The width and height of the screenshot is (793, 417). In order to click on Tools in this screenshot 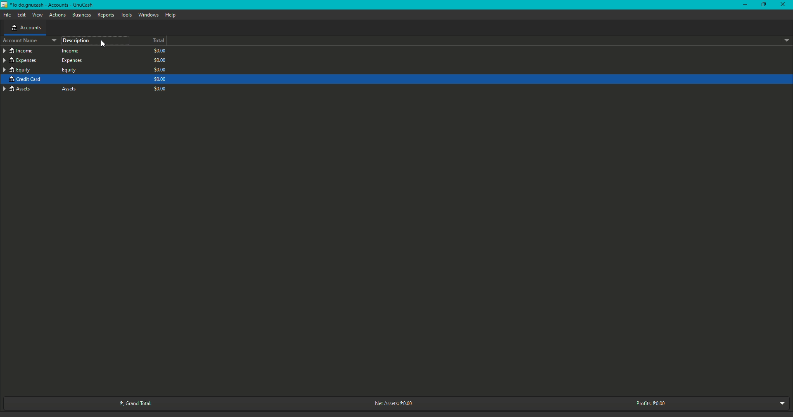, I will do `click(125, 14)`.